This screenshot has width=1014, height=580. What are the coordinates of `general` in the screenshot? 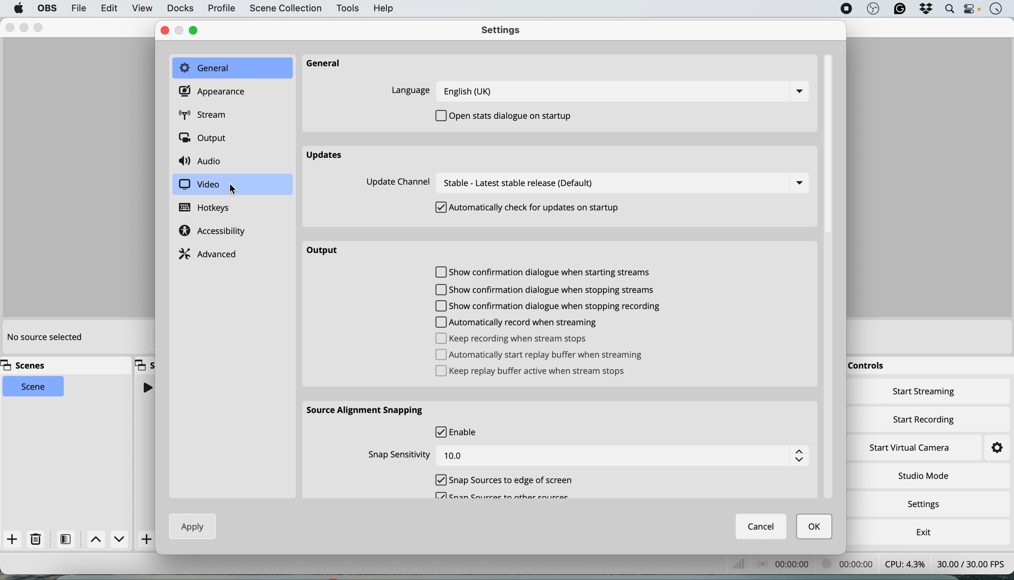 It's located at (331, 65).